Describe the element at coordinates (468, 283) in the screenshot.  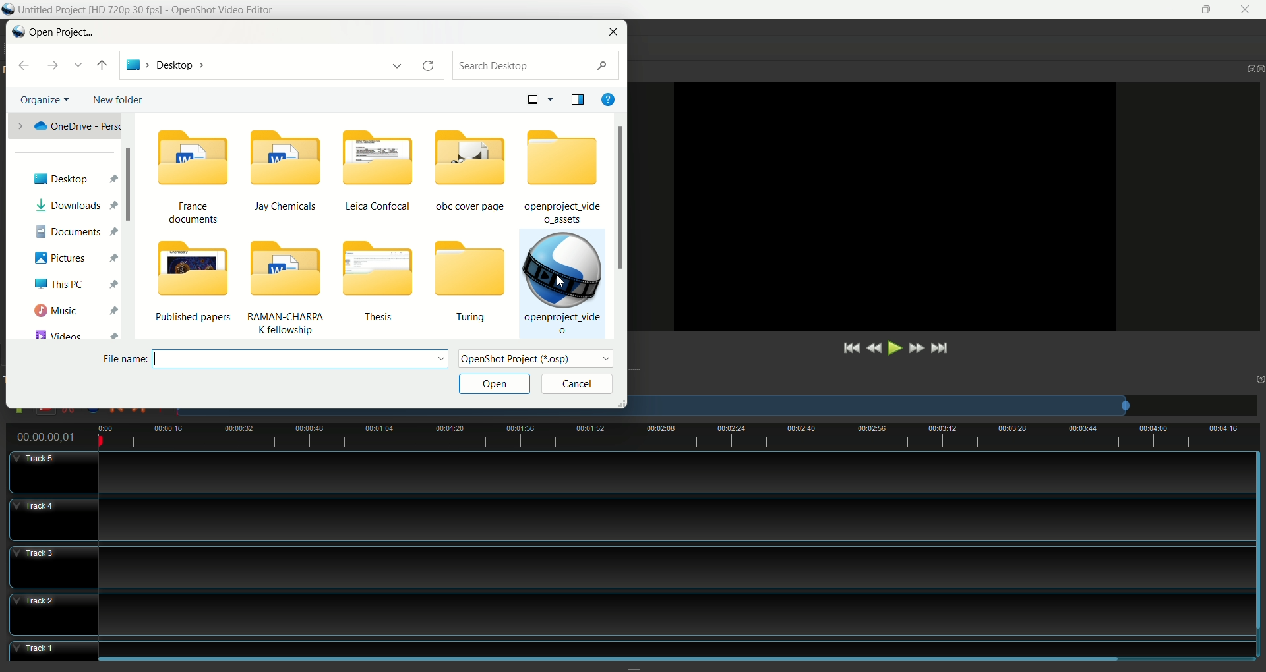
I see `Turing` at that location.